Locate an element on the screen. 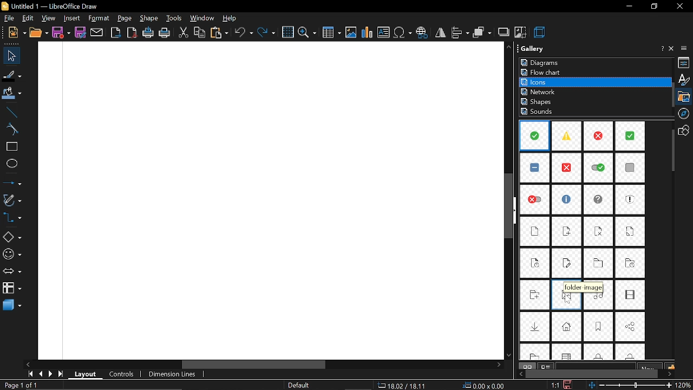 This screenshot has height=390, width=693. grid is located at coordinates (287, 32).